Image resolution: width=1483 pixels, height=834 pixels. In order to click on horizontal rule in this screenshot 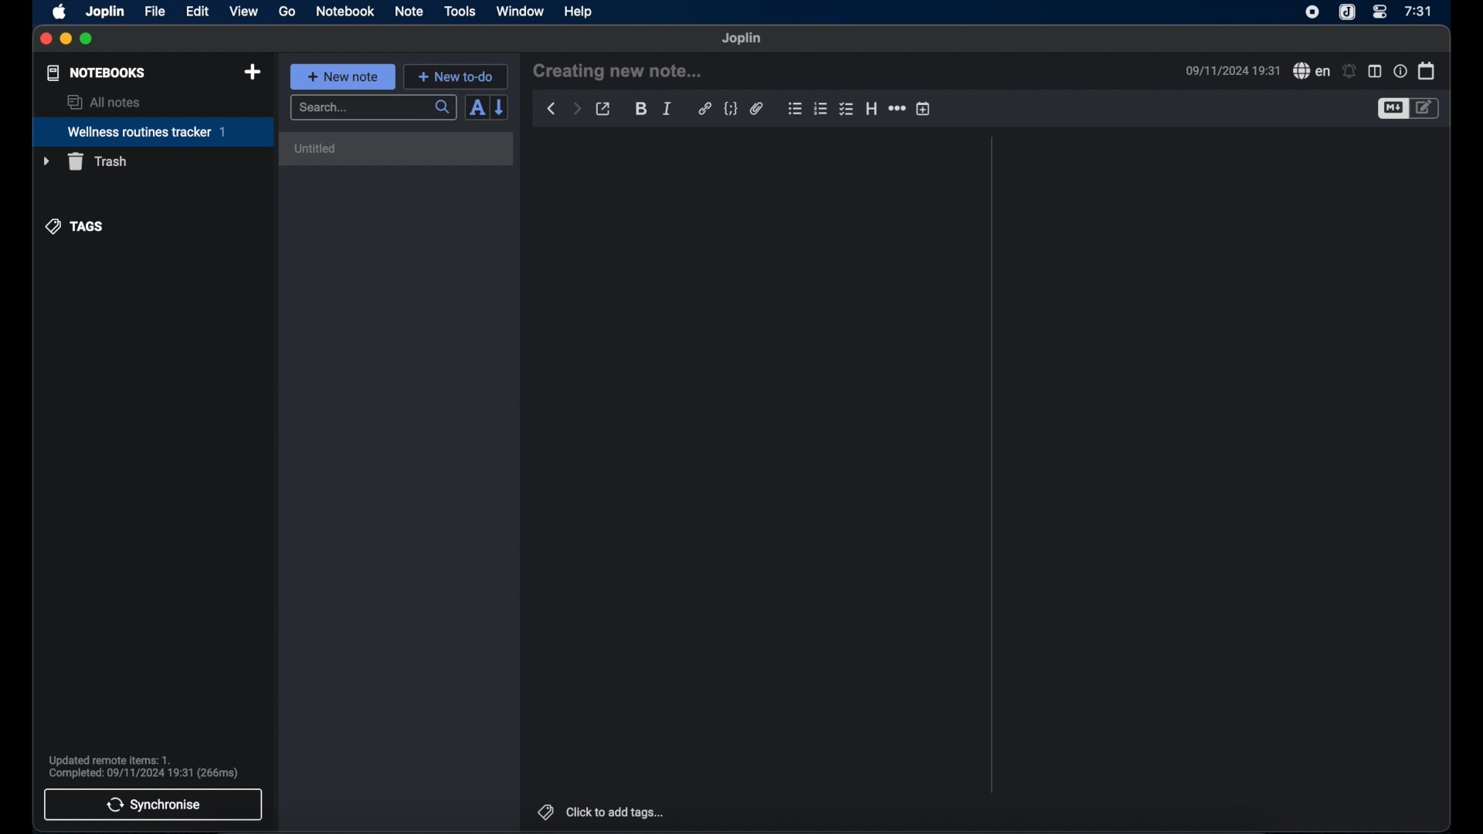, I will do `click(896, 108)`.